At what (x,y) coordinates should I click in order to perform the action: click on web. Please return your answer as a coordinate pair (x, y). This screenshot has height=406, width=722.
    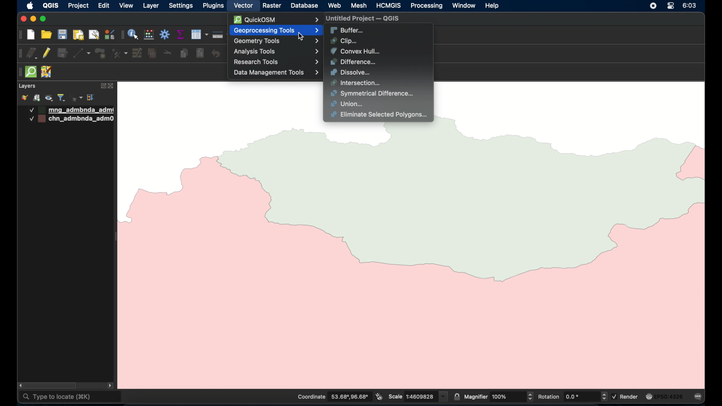
    Looking at the image, I should click on (335, 6).